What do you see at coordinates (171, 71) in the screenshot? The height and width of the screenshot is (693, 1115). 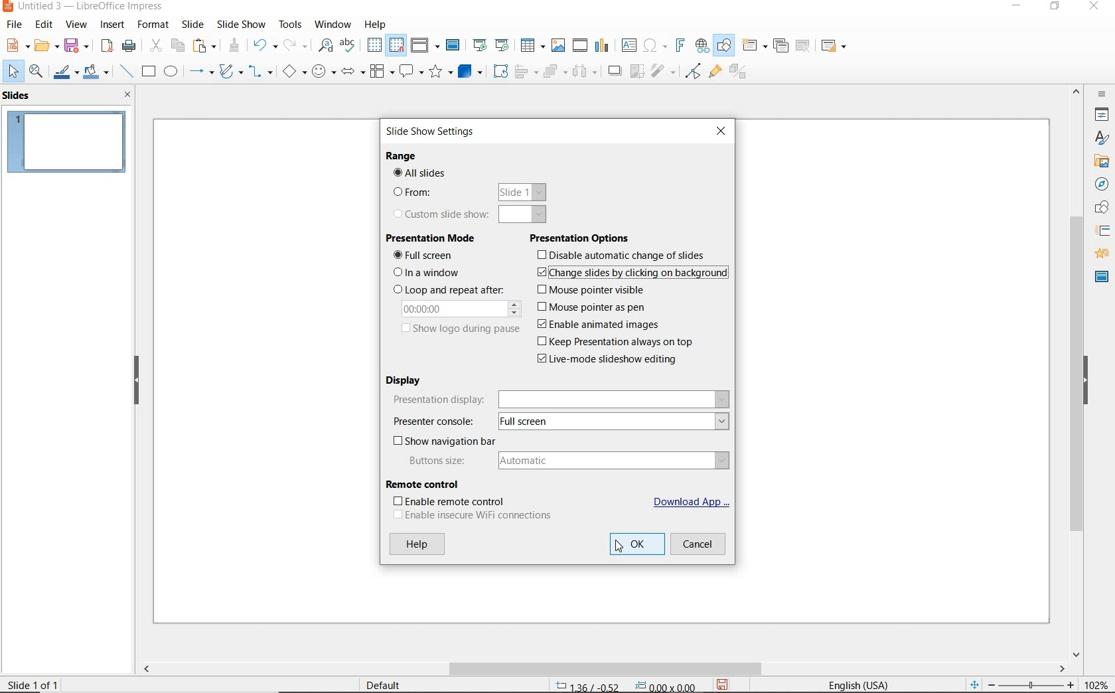 I see `ELLIPSE` at bounding box center [171, 71].